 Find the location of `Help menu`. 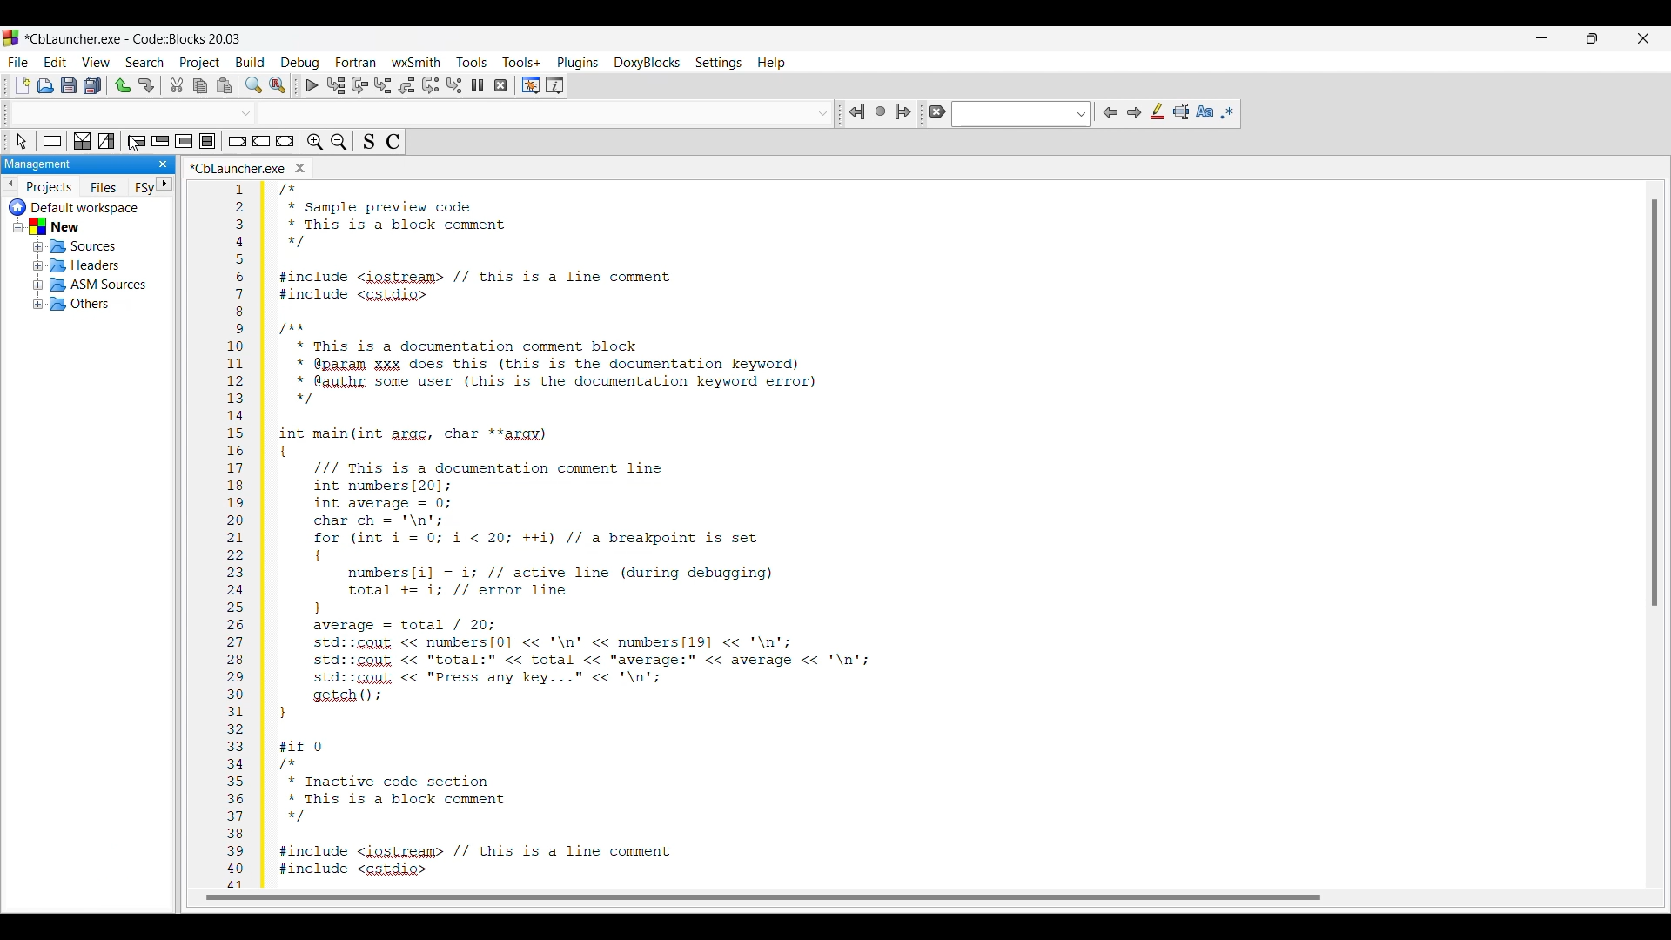

Help menu is located at coordinates (771, 63).